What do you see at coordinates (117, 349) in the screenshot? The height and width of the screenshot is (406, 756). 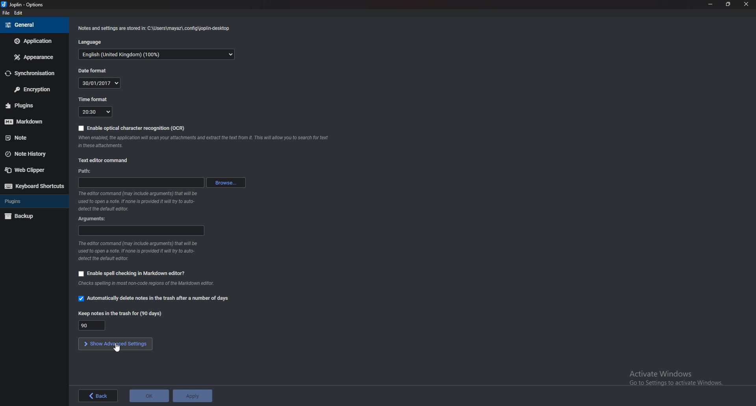 I see `cursor` at bounding box center [117, 349].